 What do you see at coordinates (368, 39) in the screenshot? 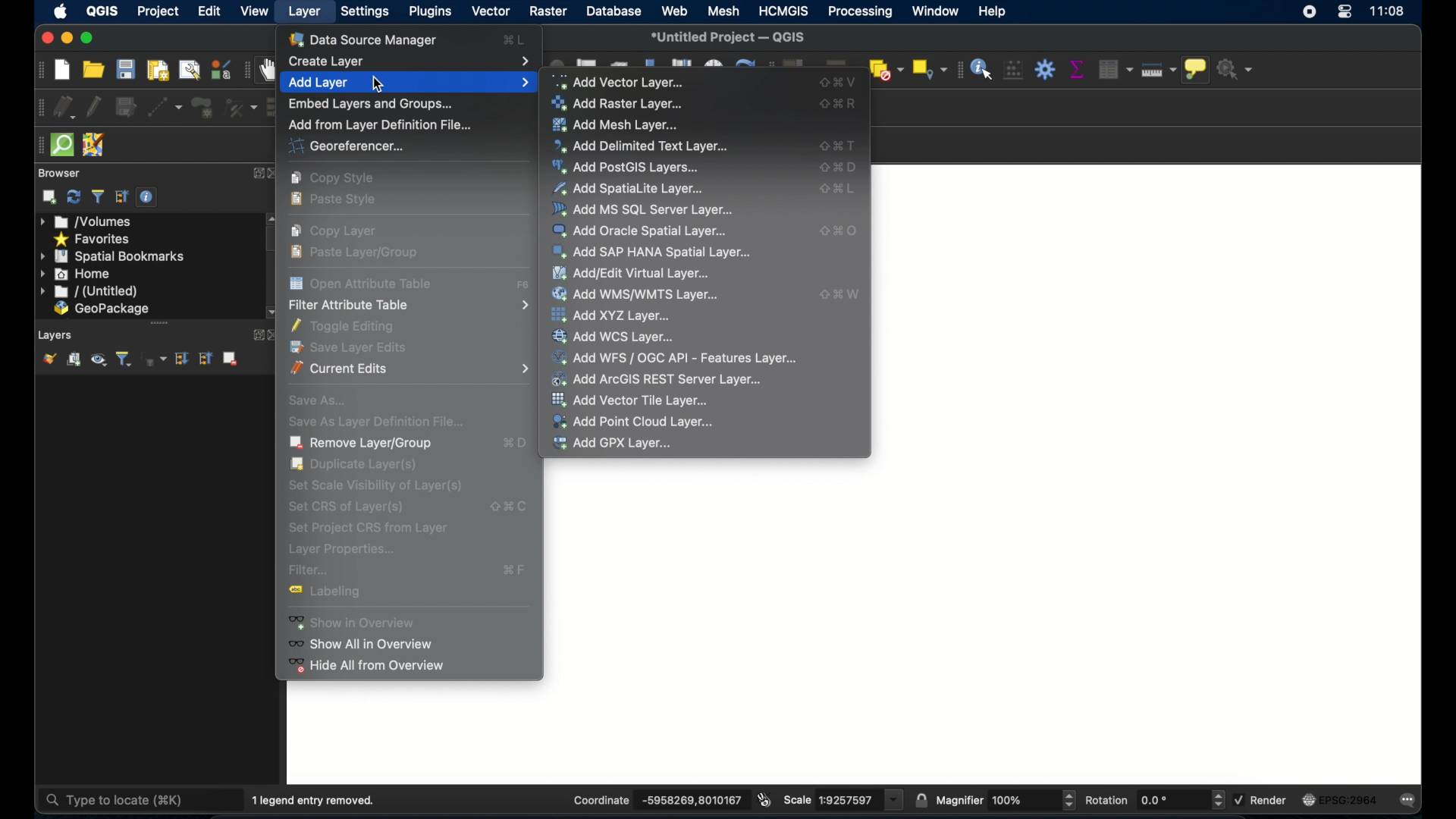
I see `data source manager` at bounding box center [368, 39].